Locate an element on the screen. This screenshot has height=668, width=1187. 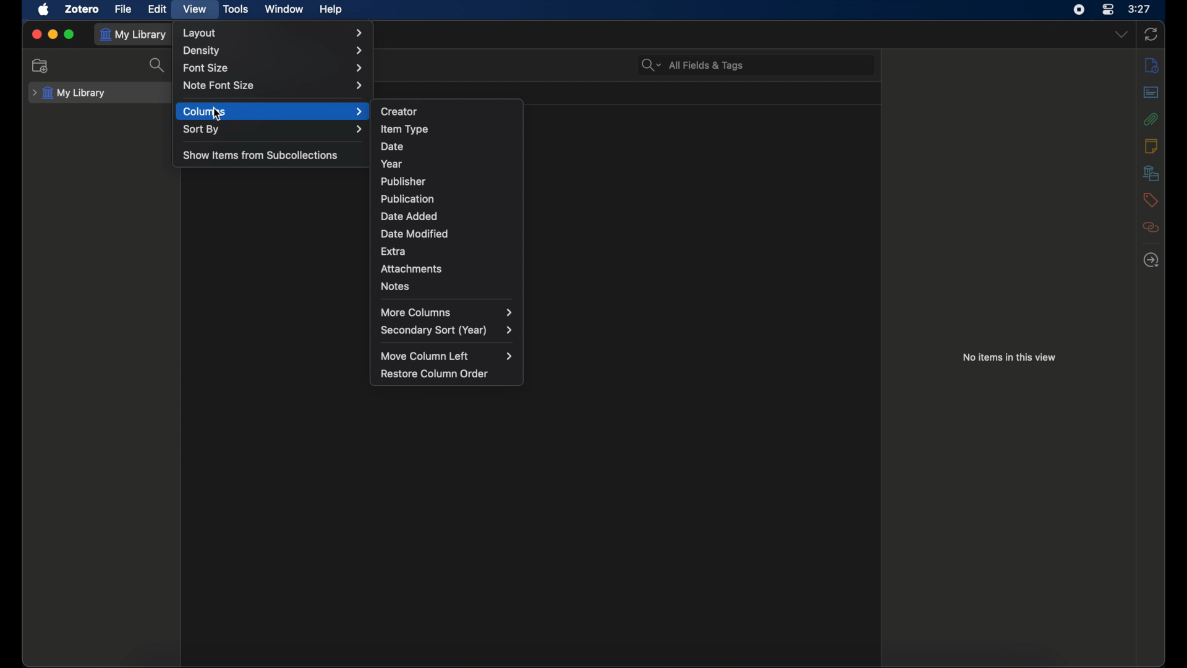
search is located at coordinates (158, 64).